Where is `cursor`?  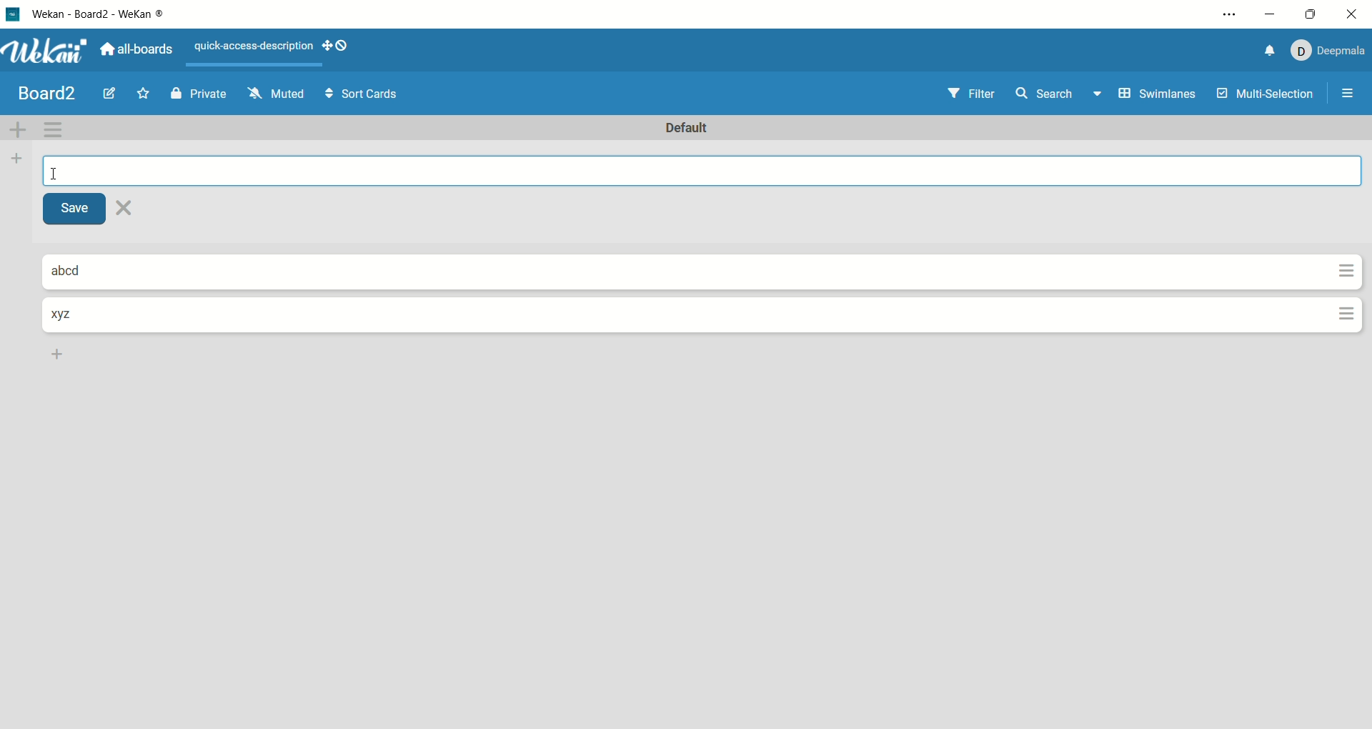
cursor is located at coordinates (56, 172).